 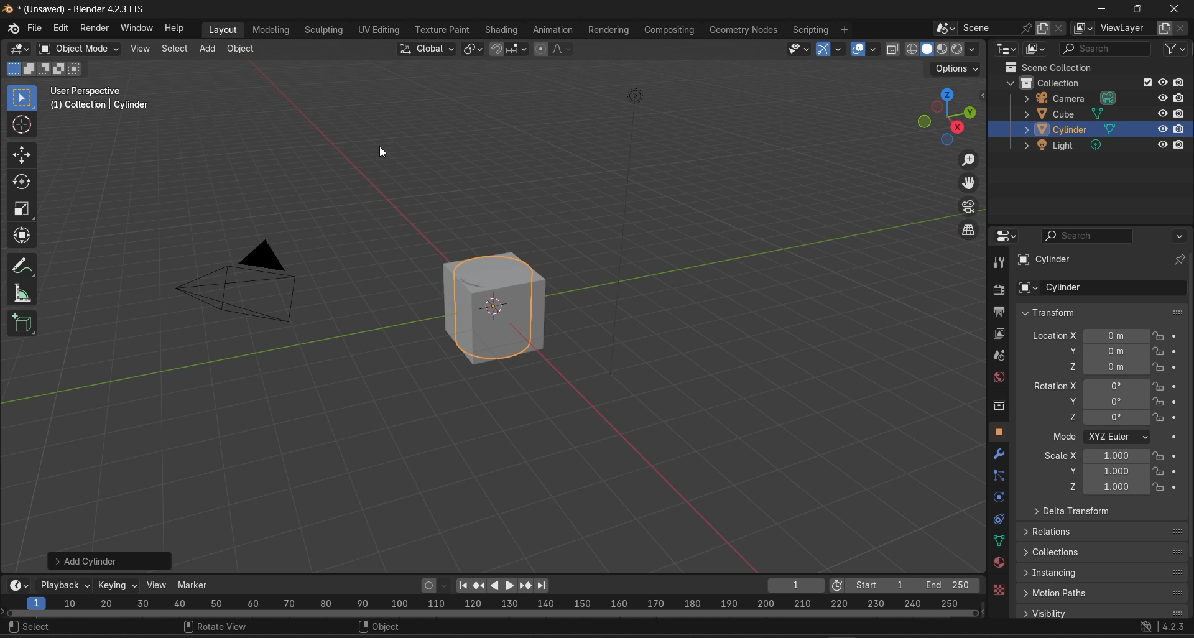 I want to click on lock rotation, so click(x=1160, y=400).